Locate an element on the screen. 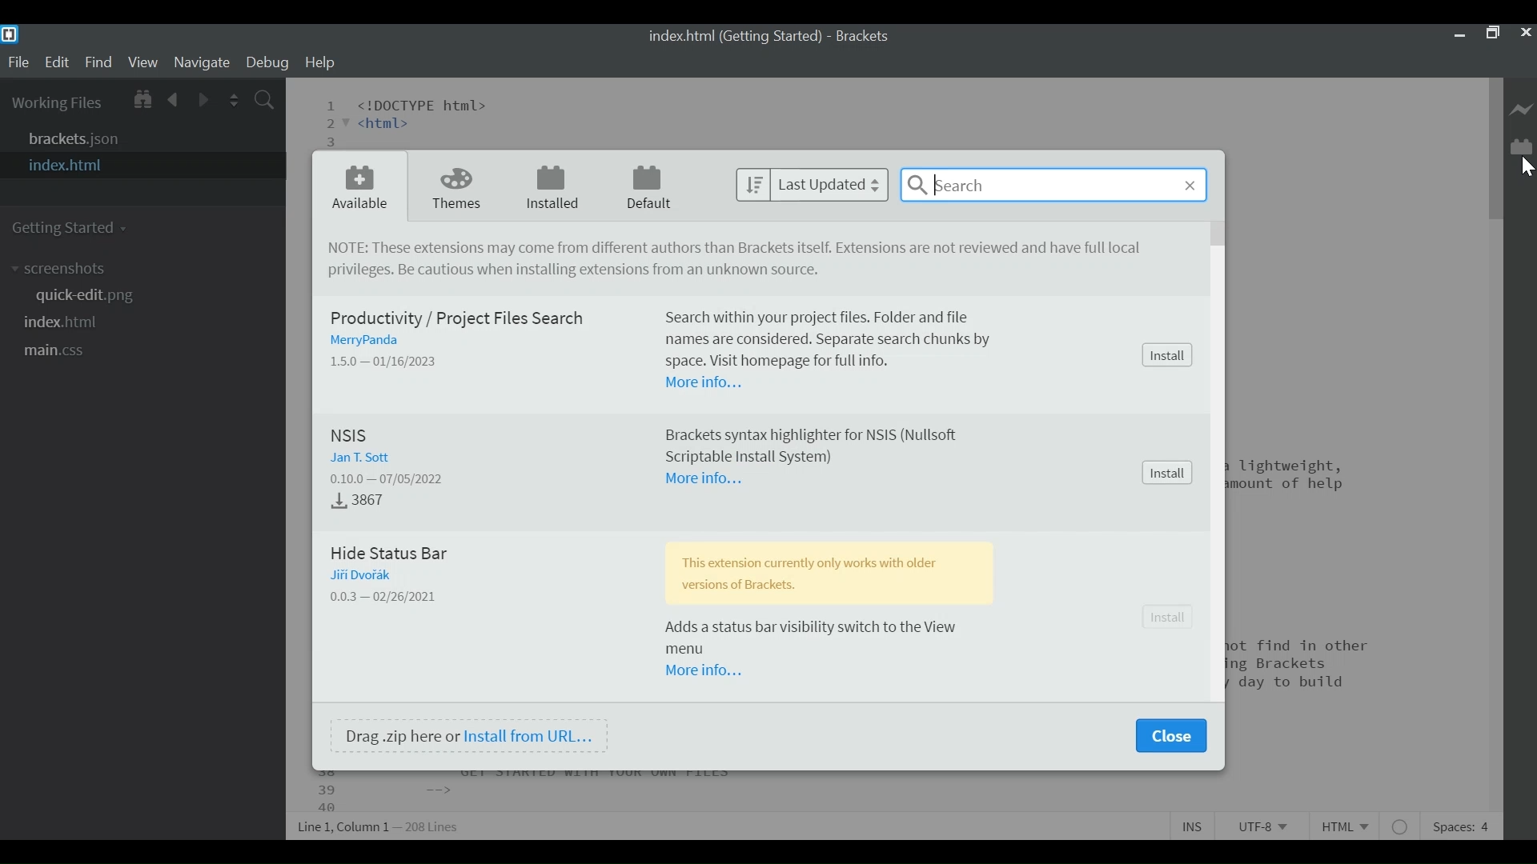 This screenshot has width=1537, height=864. Install is located at coordinates (1166, 614).